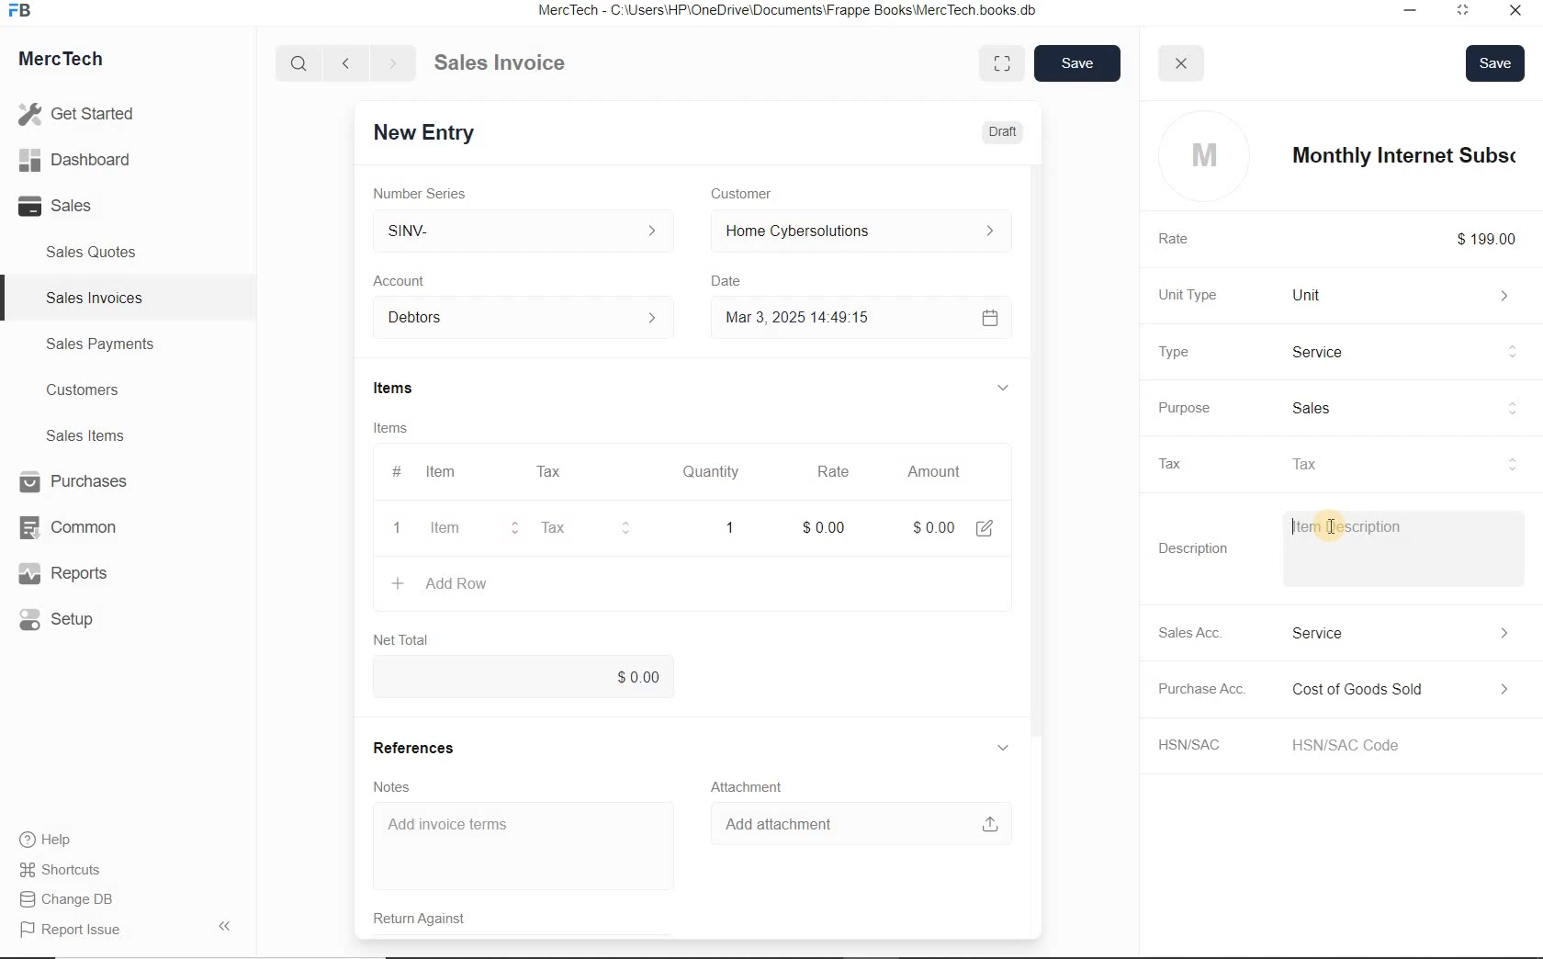 This screenshot has width=1543, height=959. Describe the element at coordinates (832, 471) in the screenshot. I see `Rate` at that location.